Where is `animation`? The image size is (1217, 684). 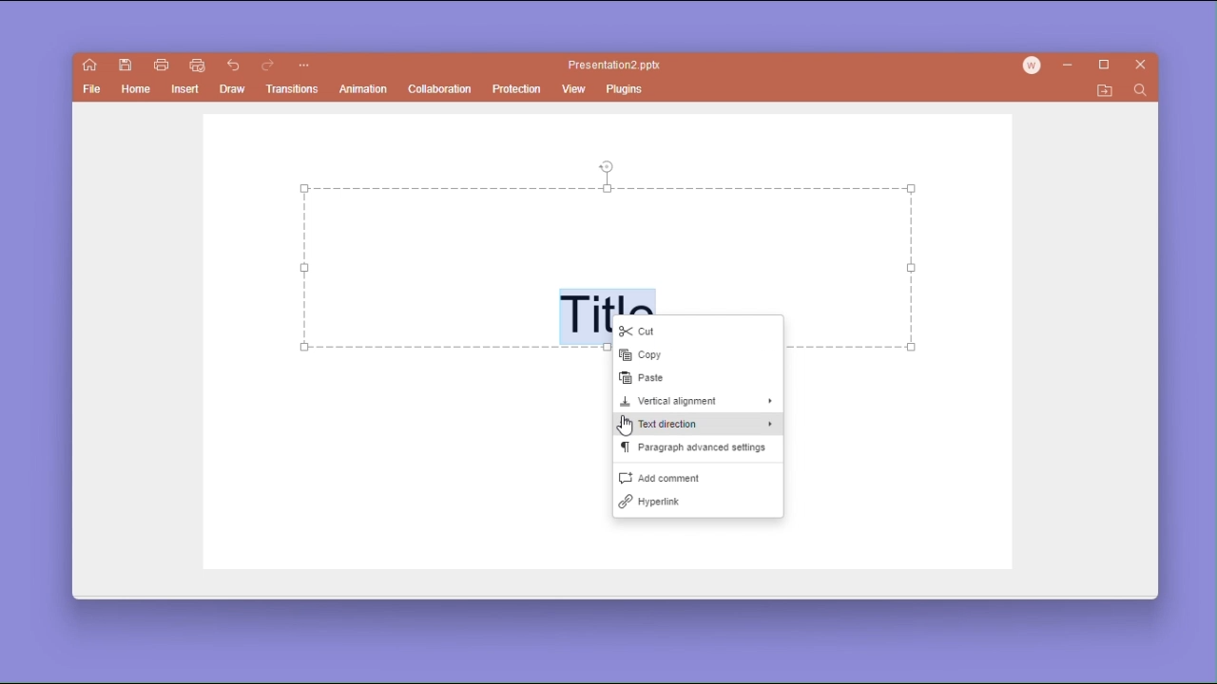
animation is located at coordinates (364, 90).